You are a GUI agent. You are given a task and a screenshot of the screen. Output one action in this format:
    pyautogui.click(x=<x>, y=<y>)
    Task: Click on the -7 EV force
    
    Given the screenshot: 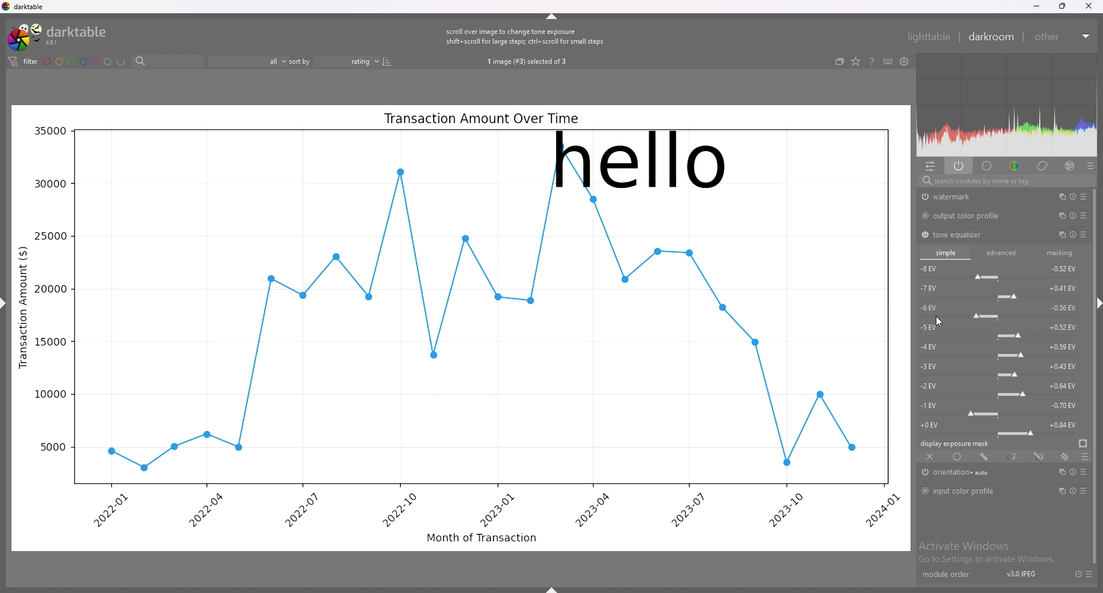 What is the action you would take?
    pyautogui.click(x=999, y=291)
    